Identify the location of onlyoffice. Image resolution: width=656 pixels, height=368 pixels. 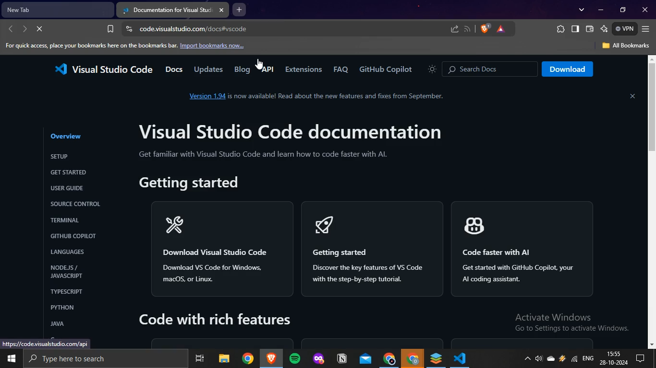
(435, 358).